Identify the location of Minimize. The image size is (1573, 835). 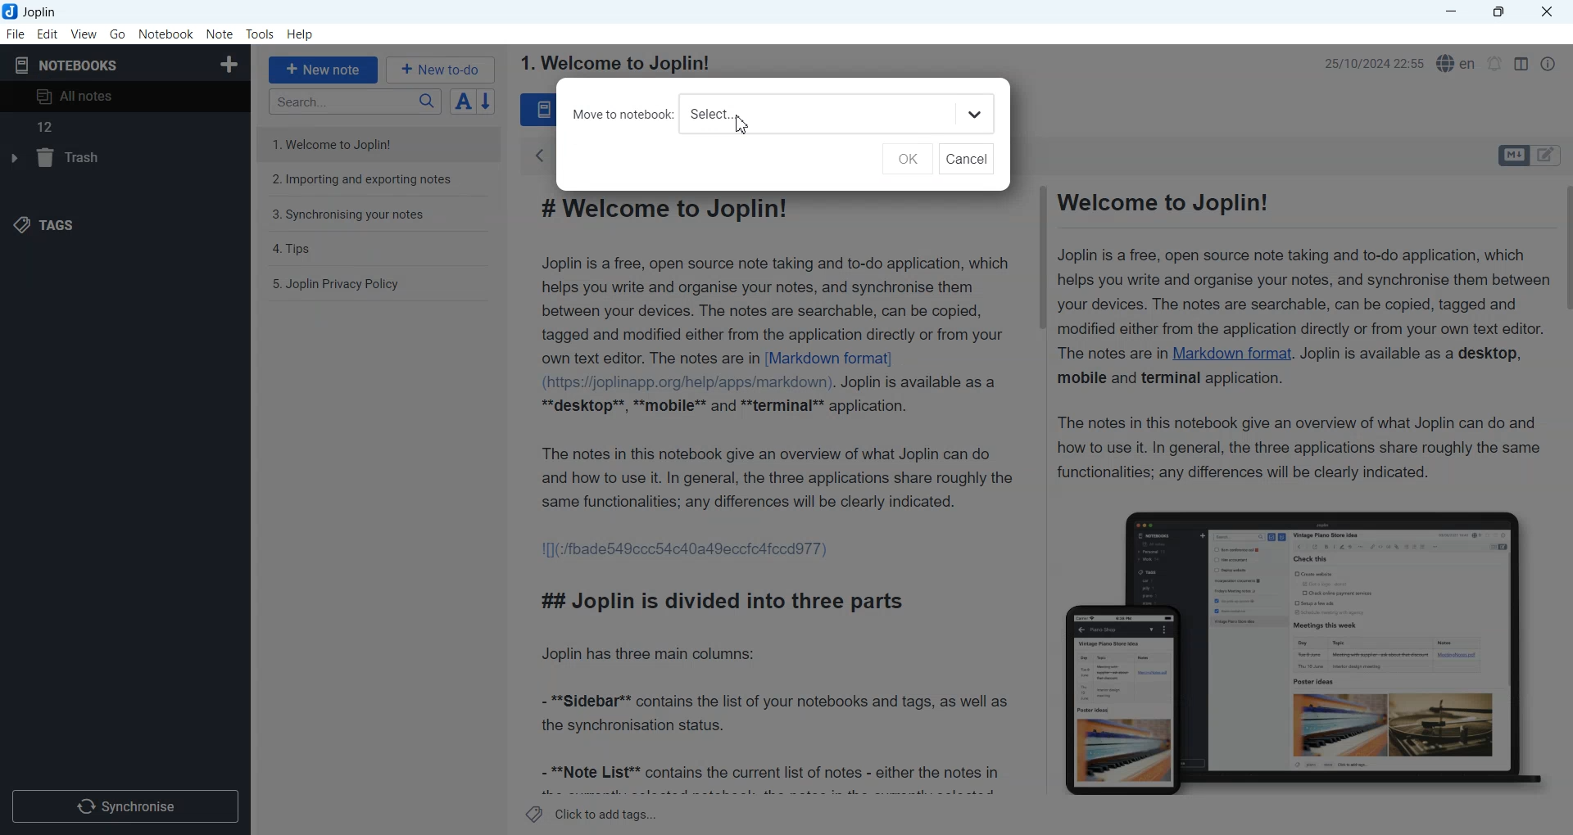
(1451, 12).